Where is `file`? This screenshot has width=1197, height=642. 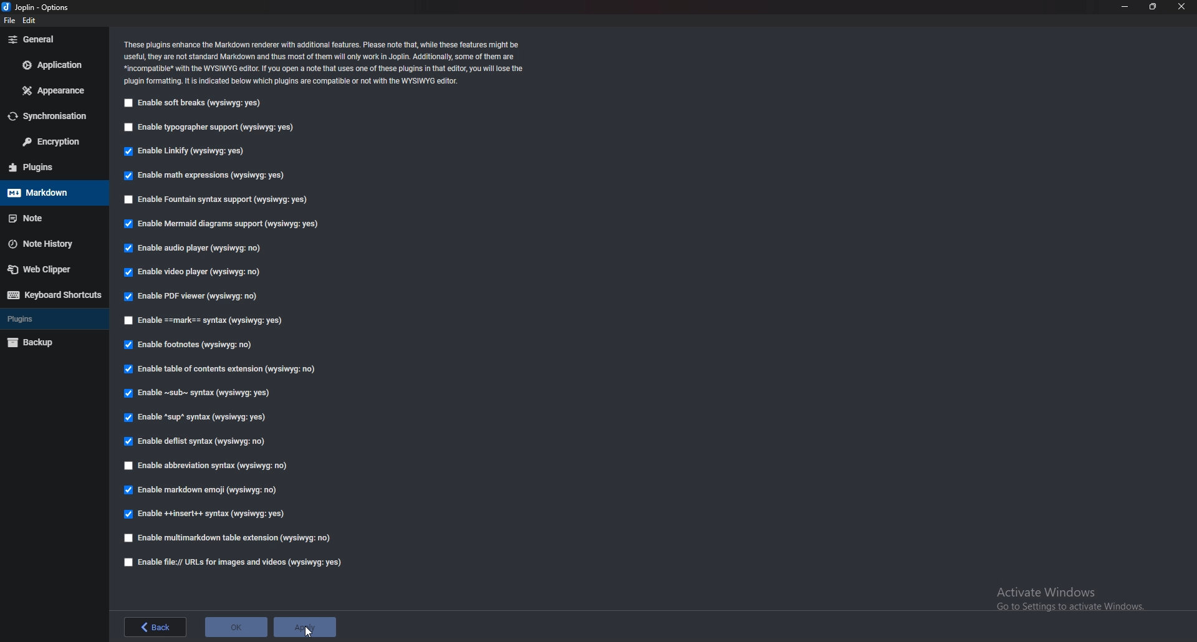 file is located at coordinates (10, 21).